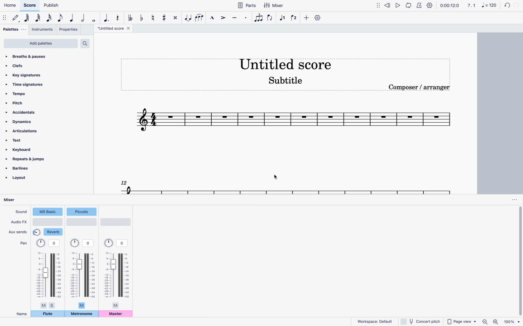 The image size is (523, 326). Describe the element at coordinates (512, 200) in the screenshot. I see `options` at that location.